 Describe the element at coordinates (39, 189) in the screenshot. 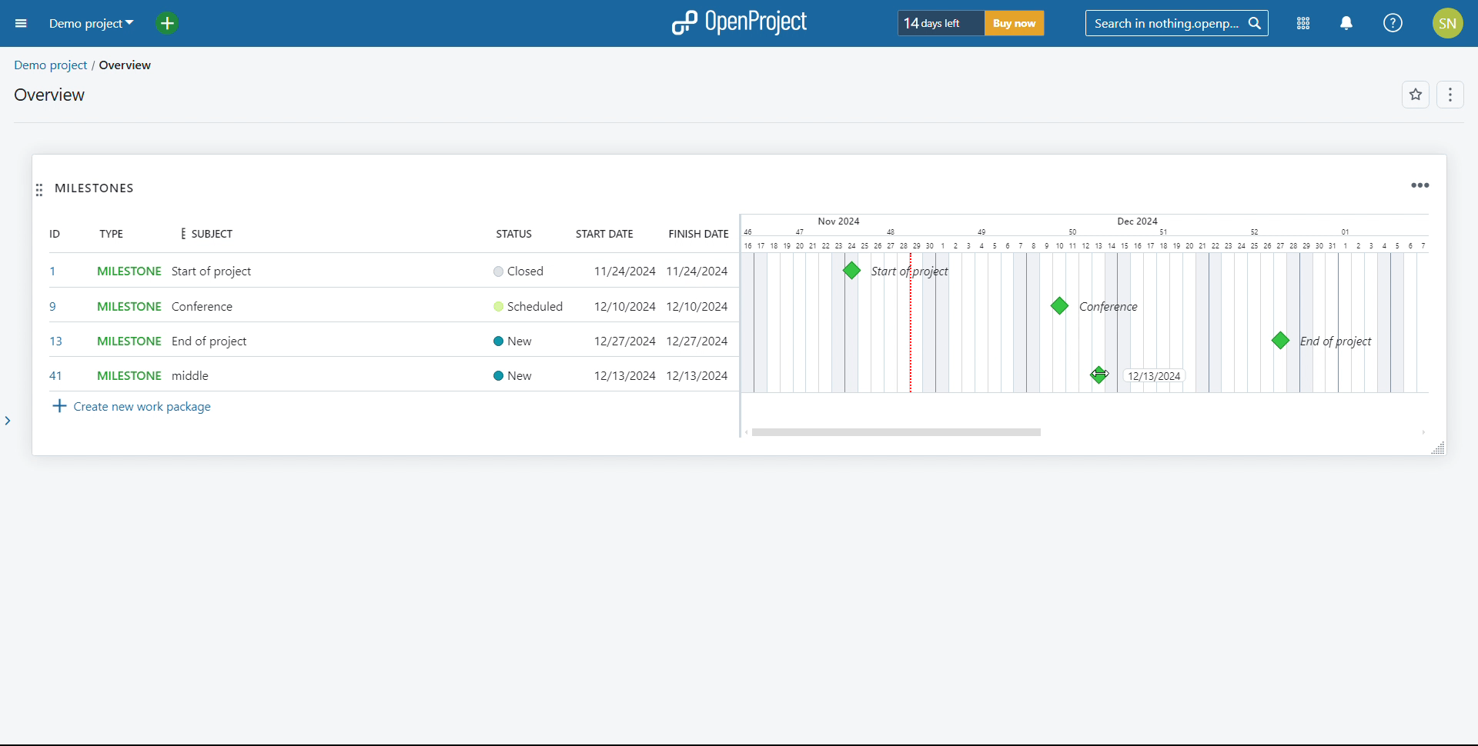

I see `move widget` at that location.